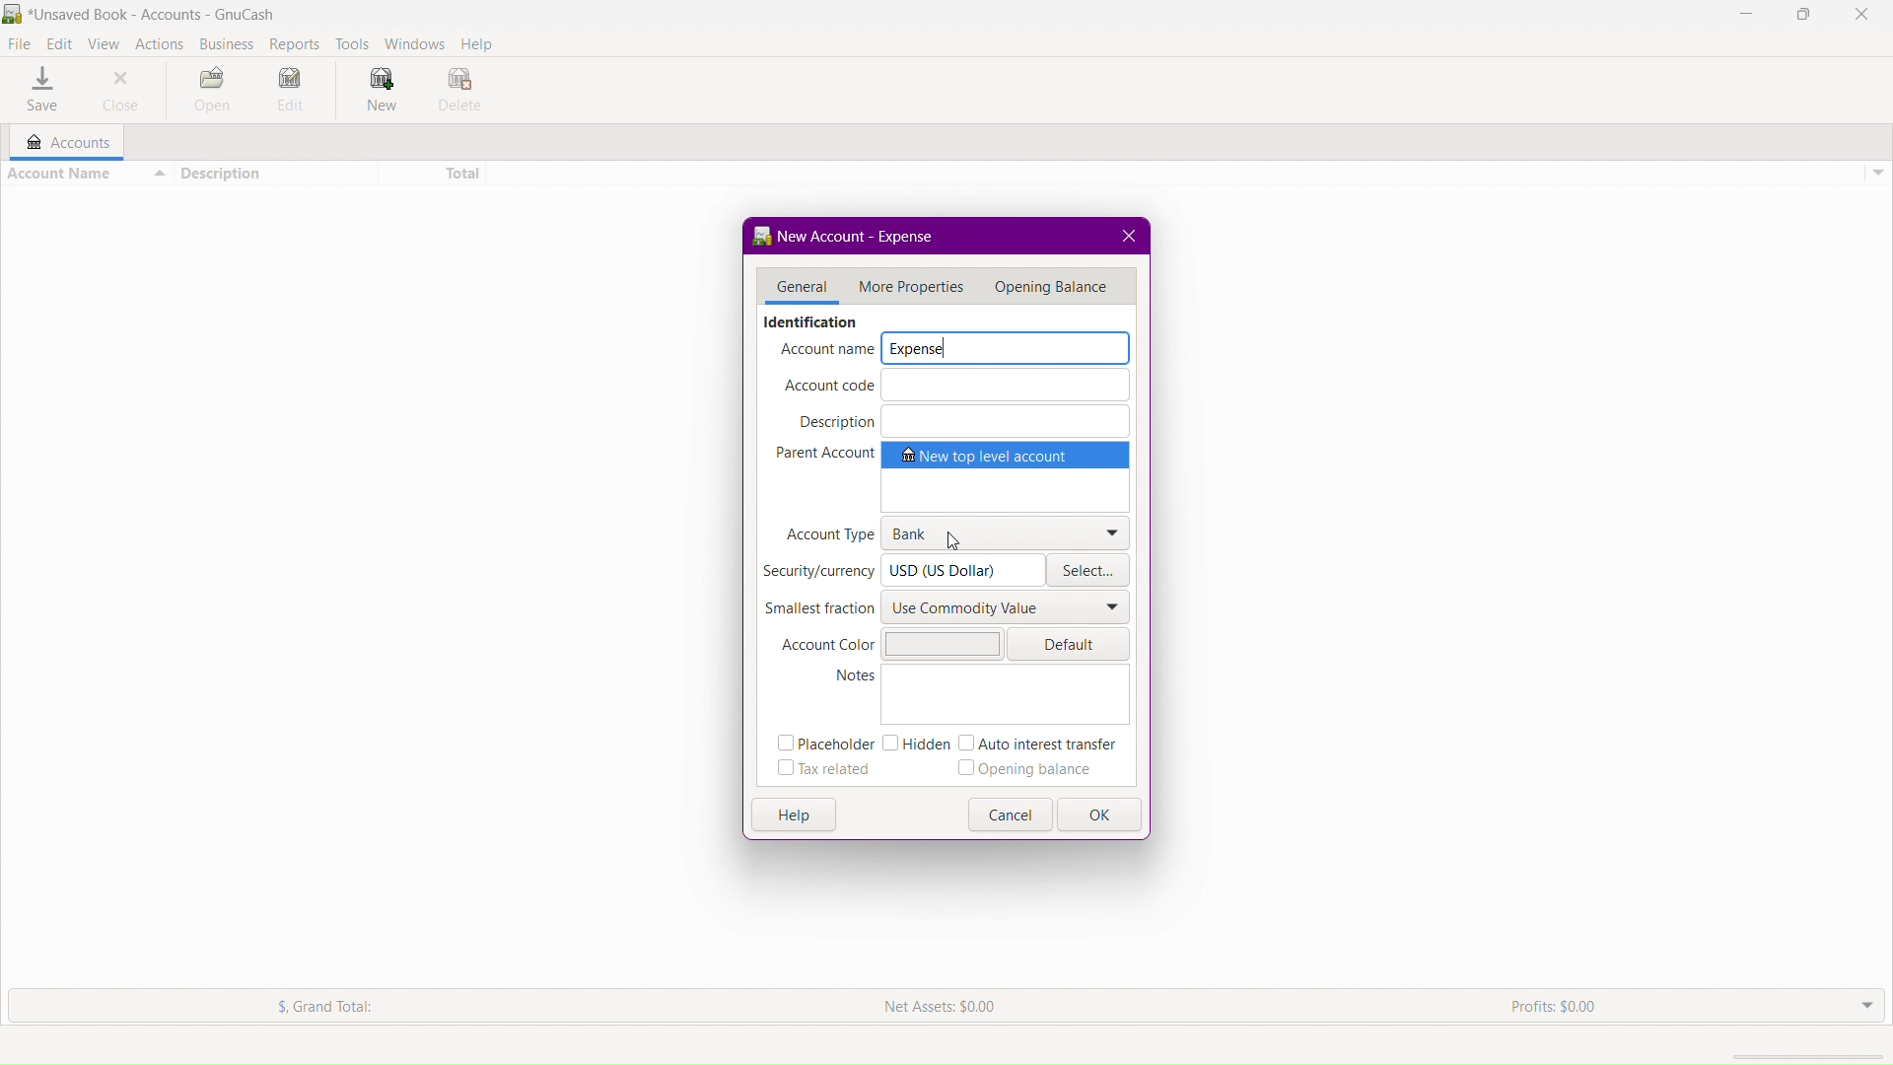 This screenshot has height=1065, width=1893. Describe the element at coordinates (223, 39) in the screenshot. I see `Business` at that location.